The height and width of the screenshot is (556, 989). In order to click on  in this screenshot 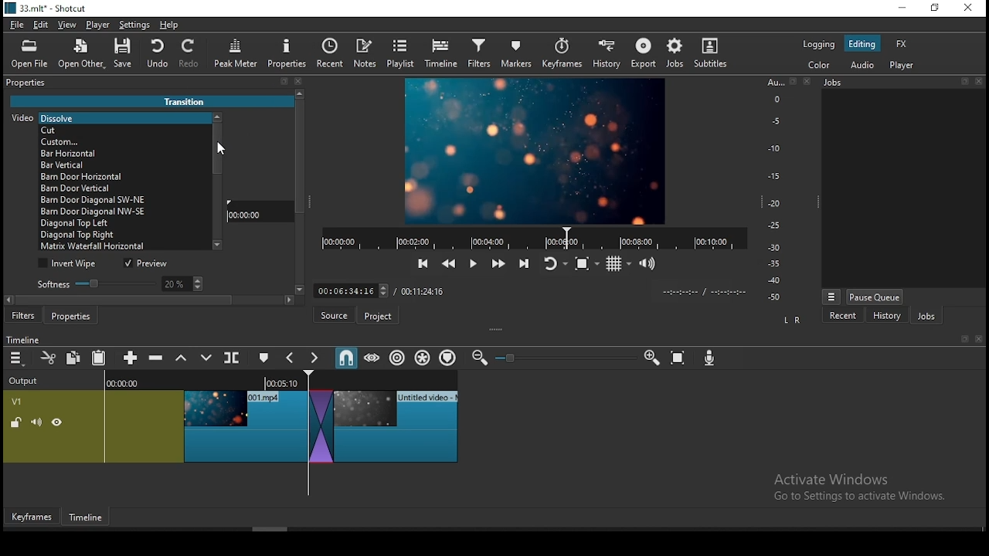, I will do `click(966, 82)`.